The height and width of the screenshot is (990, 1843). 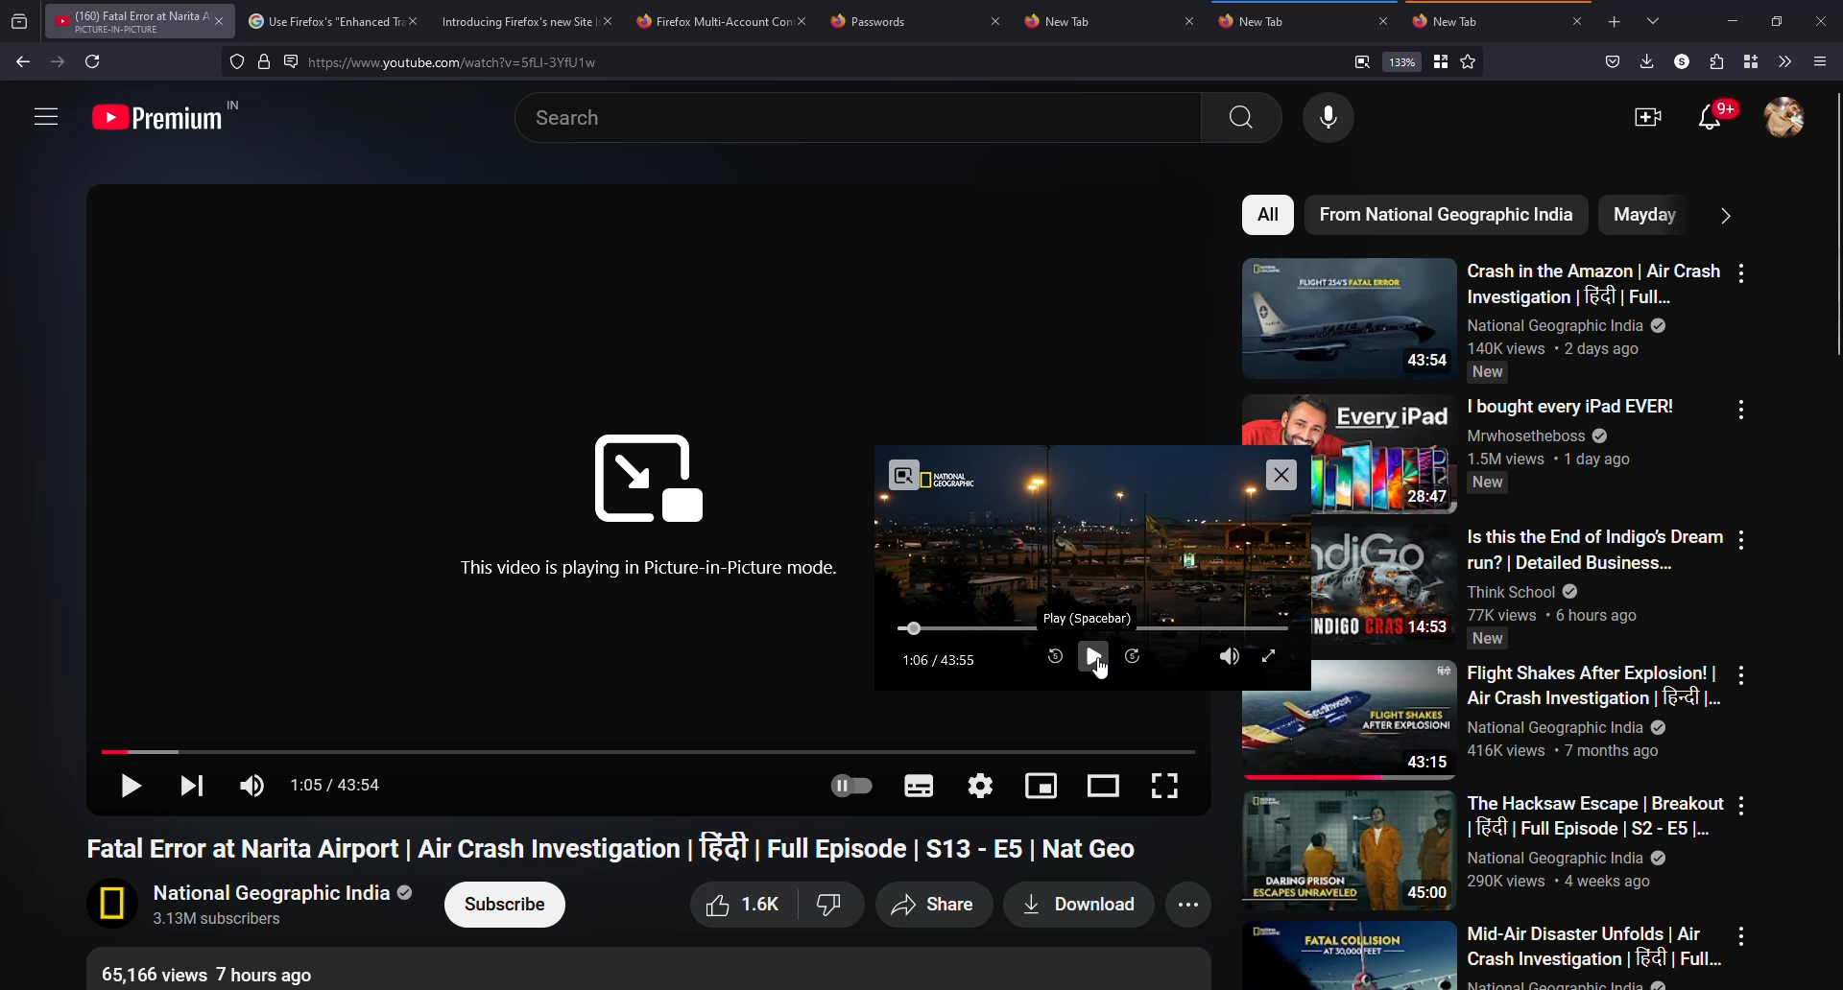 I want to click on bookmark, so click(x=1441, y=61).